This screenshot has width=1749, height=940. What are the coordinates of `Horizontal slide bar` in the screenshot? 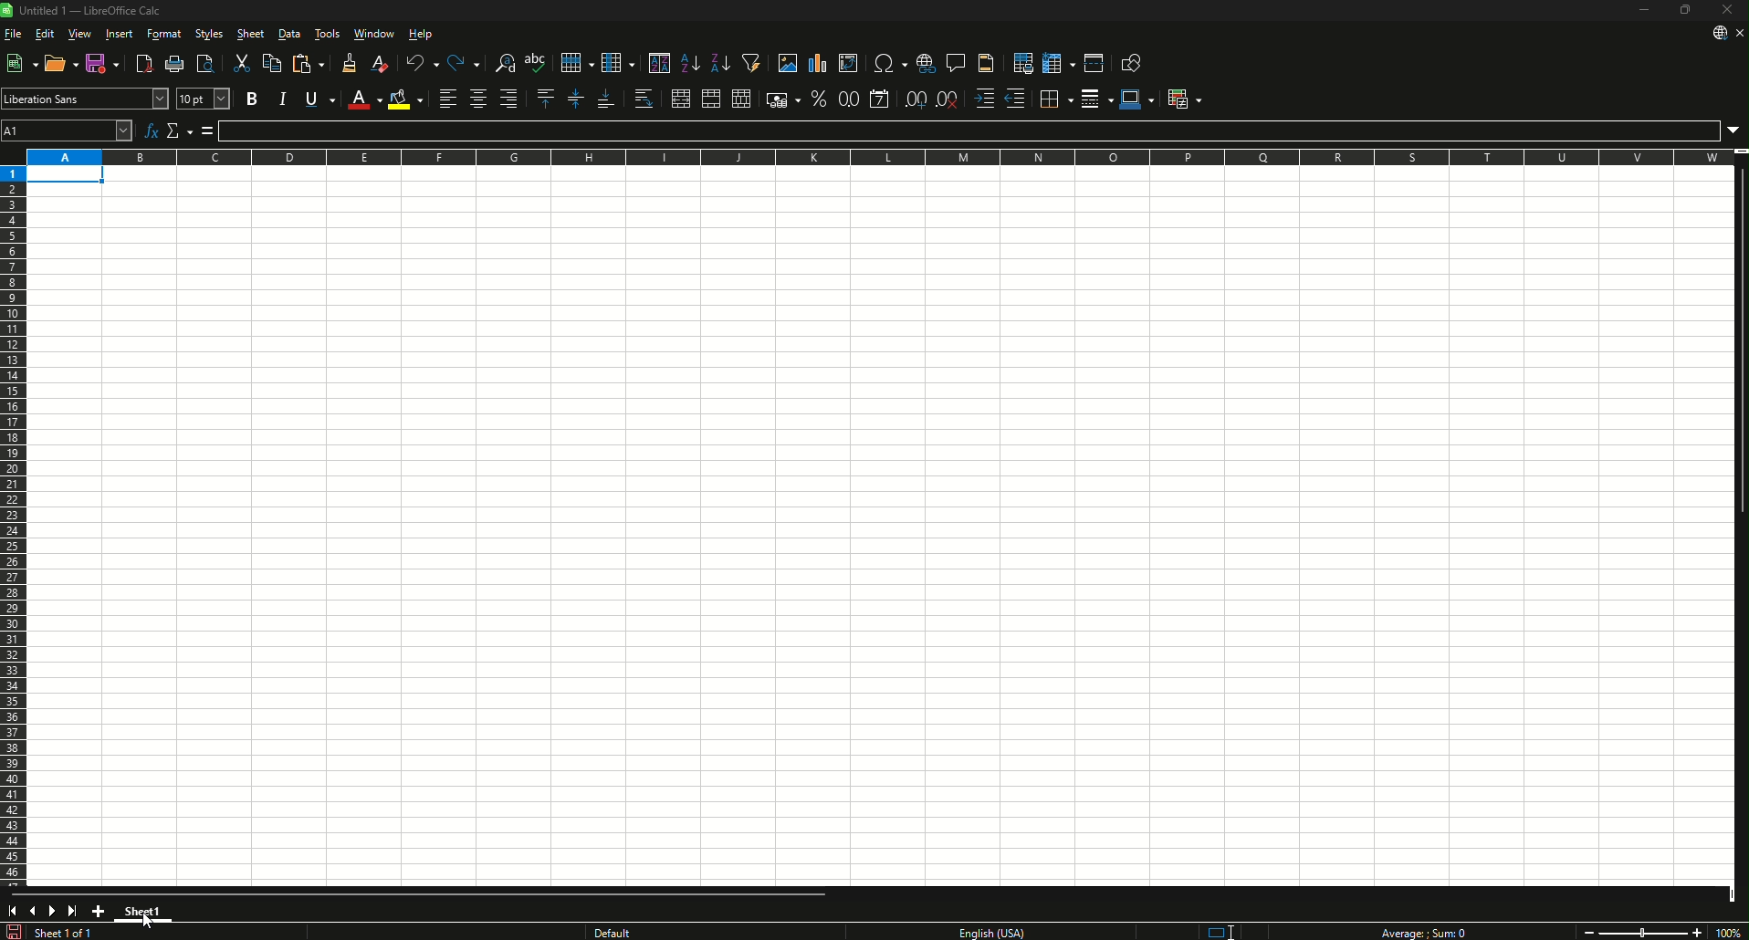 It's located at (423, 894).